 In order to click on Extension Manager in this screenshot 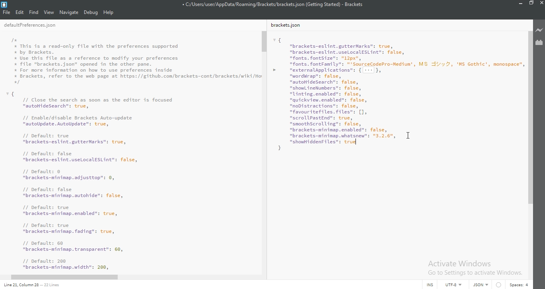, I will do `click(540, 42)`.